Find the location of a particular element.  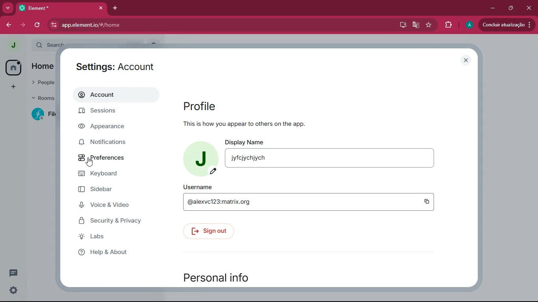

settings: accounts is located at coordinates (113, 66).